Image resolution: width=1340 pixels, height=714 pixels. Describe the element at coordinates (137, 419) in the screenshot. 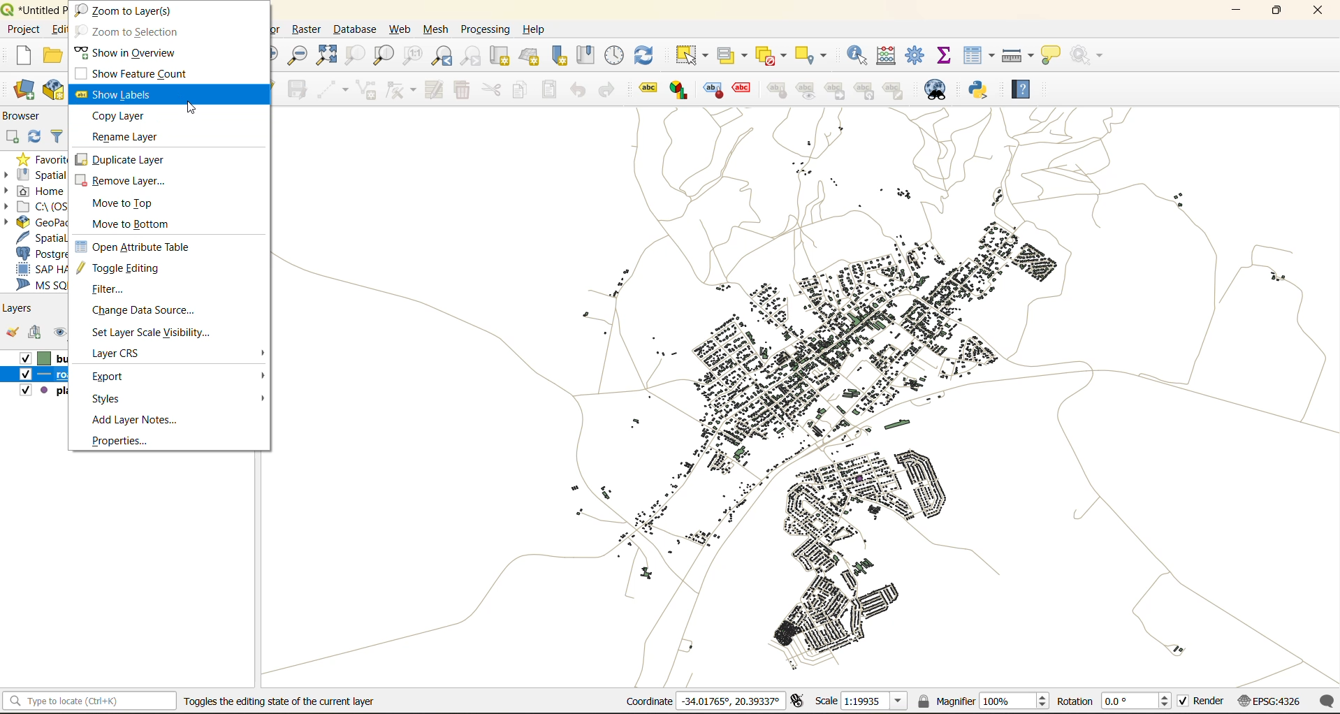

I see `add layer notes` at that location.